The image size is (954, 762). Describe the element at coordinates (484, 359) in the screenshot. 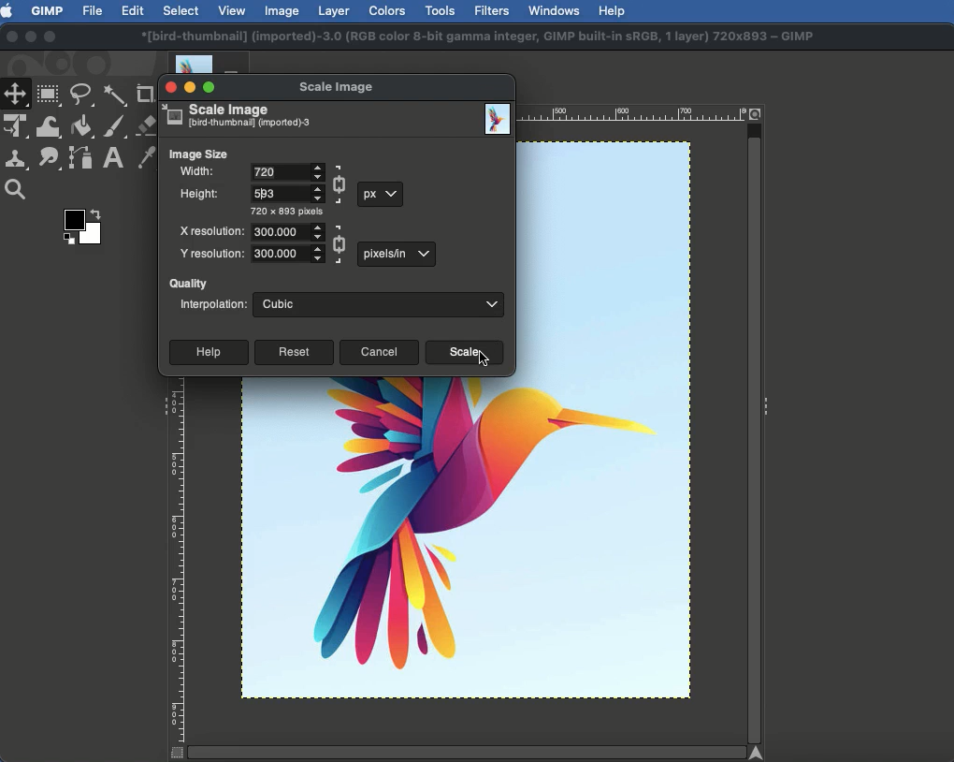

I see `cursor` at that location.